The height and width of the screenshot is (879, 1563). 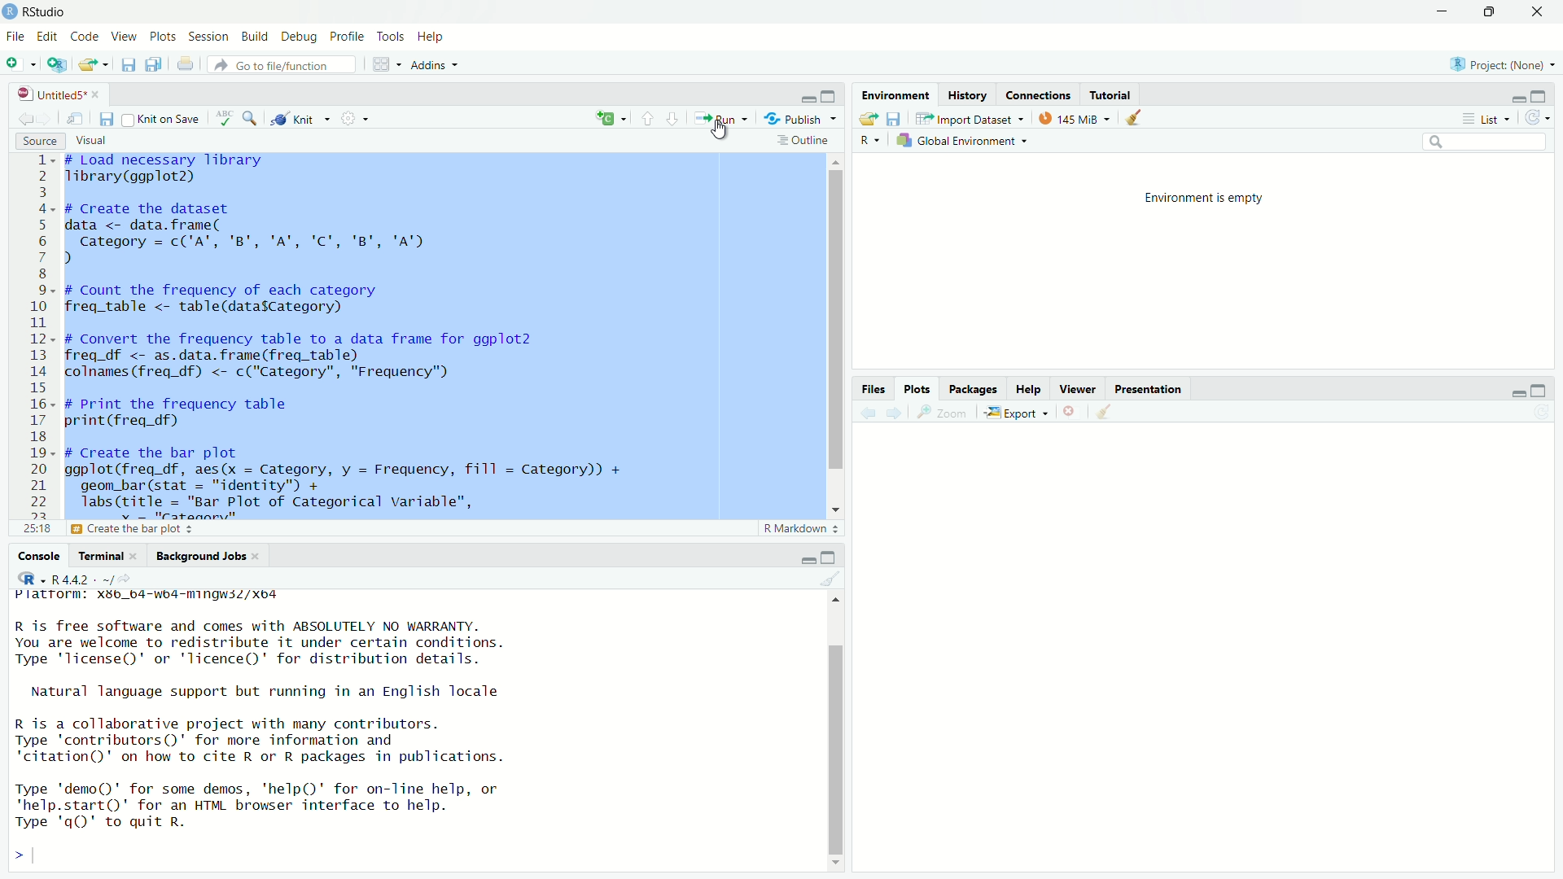 I want to click on go forward, so click(x=47, y=120).